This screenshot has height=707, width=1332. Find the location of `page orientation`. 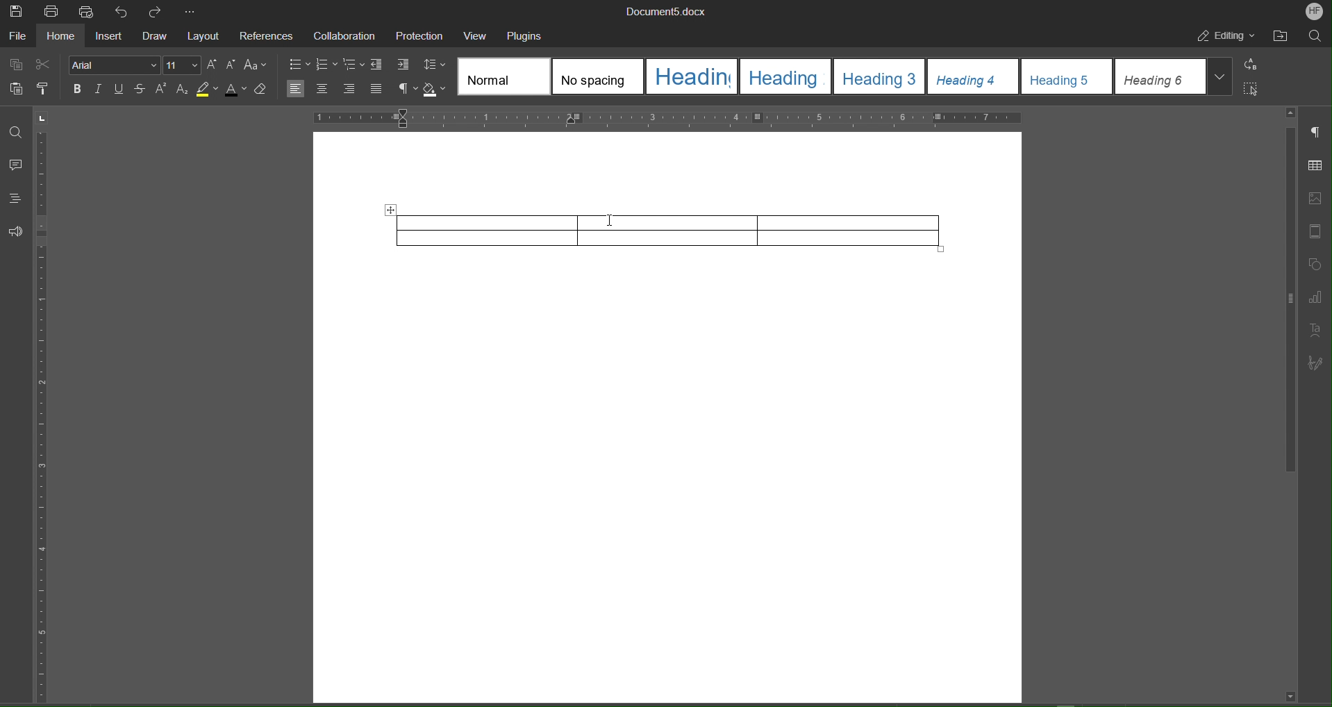

page orientation is located at coordinates (42, 117).